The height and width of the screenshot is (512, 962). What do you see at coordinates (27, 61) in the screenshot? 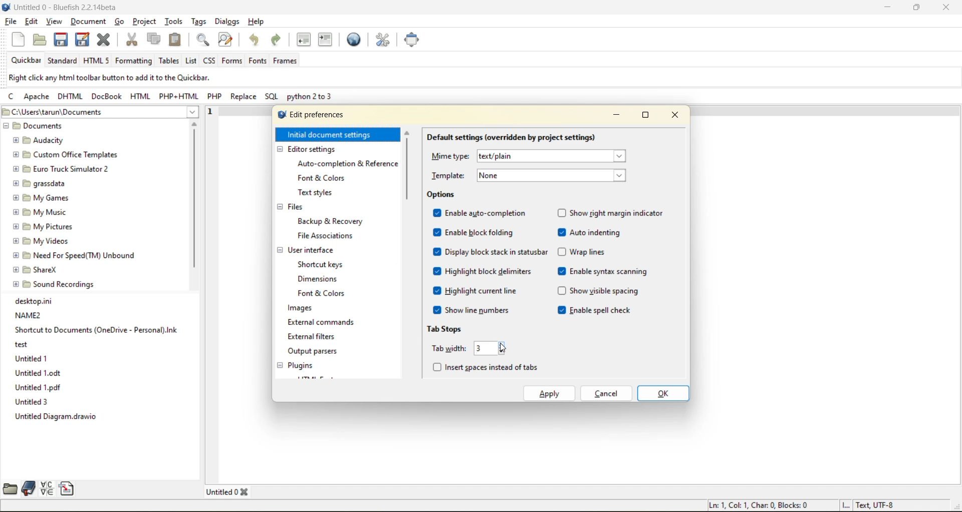
I see `quickbar` at bounding box center [27, 61].